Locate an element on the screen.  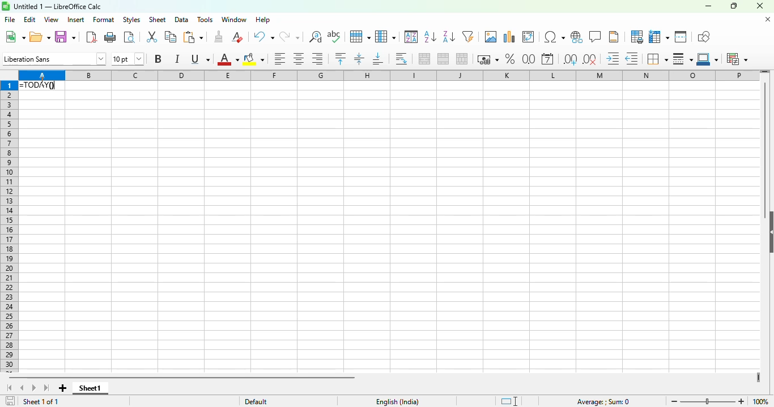
show draw functions is located at coordinates (703, 36).